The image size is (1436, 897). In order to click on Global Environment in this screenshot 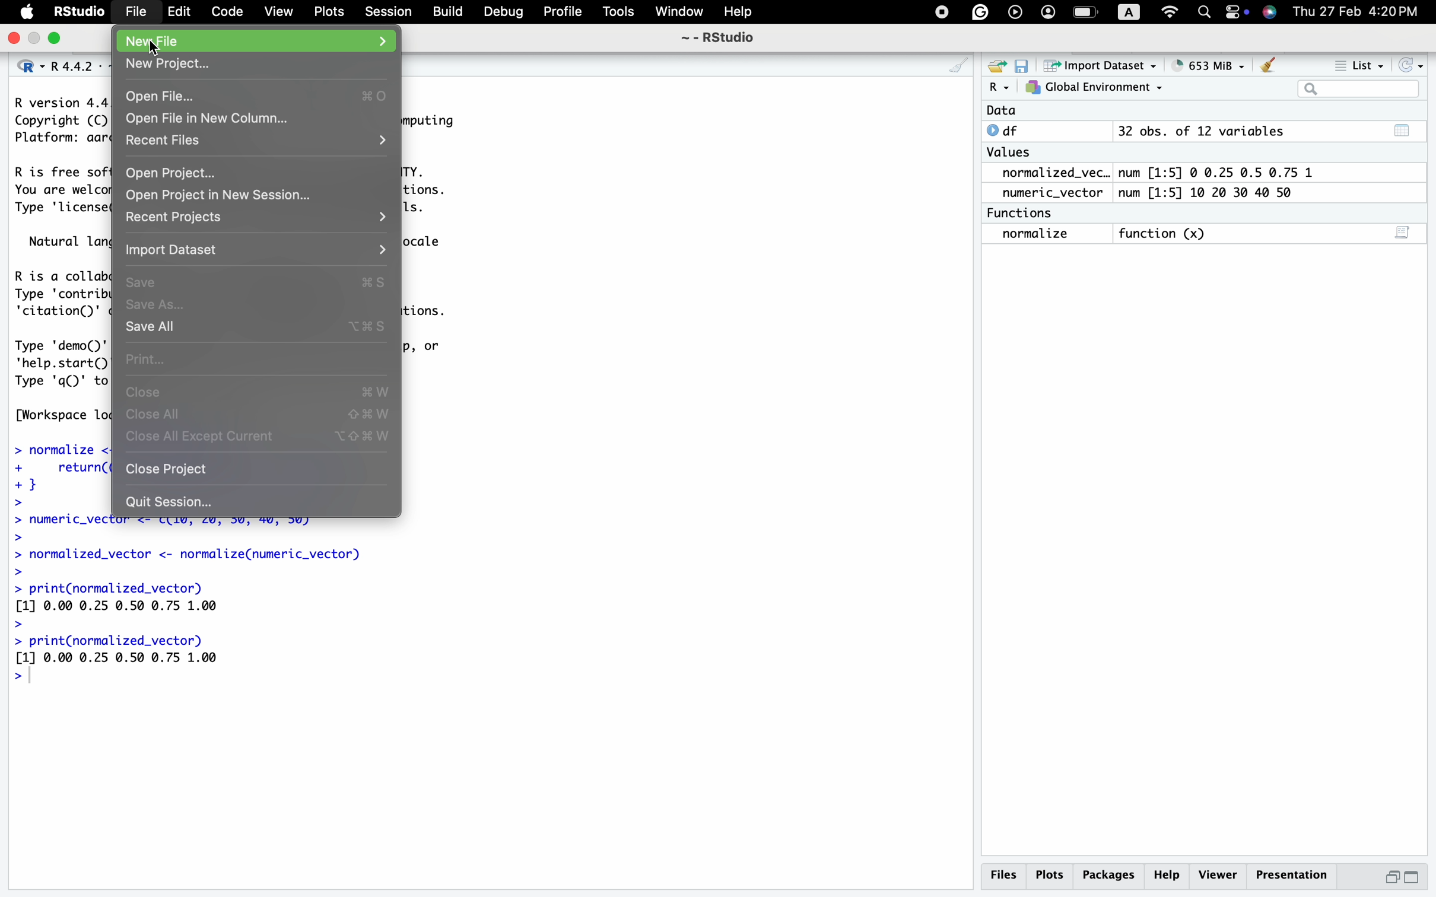, I will do `click(1095, 88)`.